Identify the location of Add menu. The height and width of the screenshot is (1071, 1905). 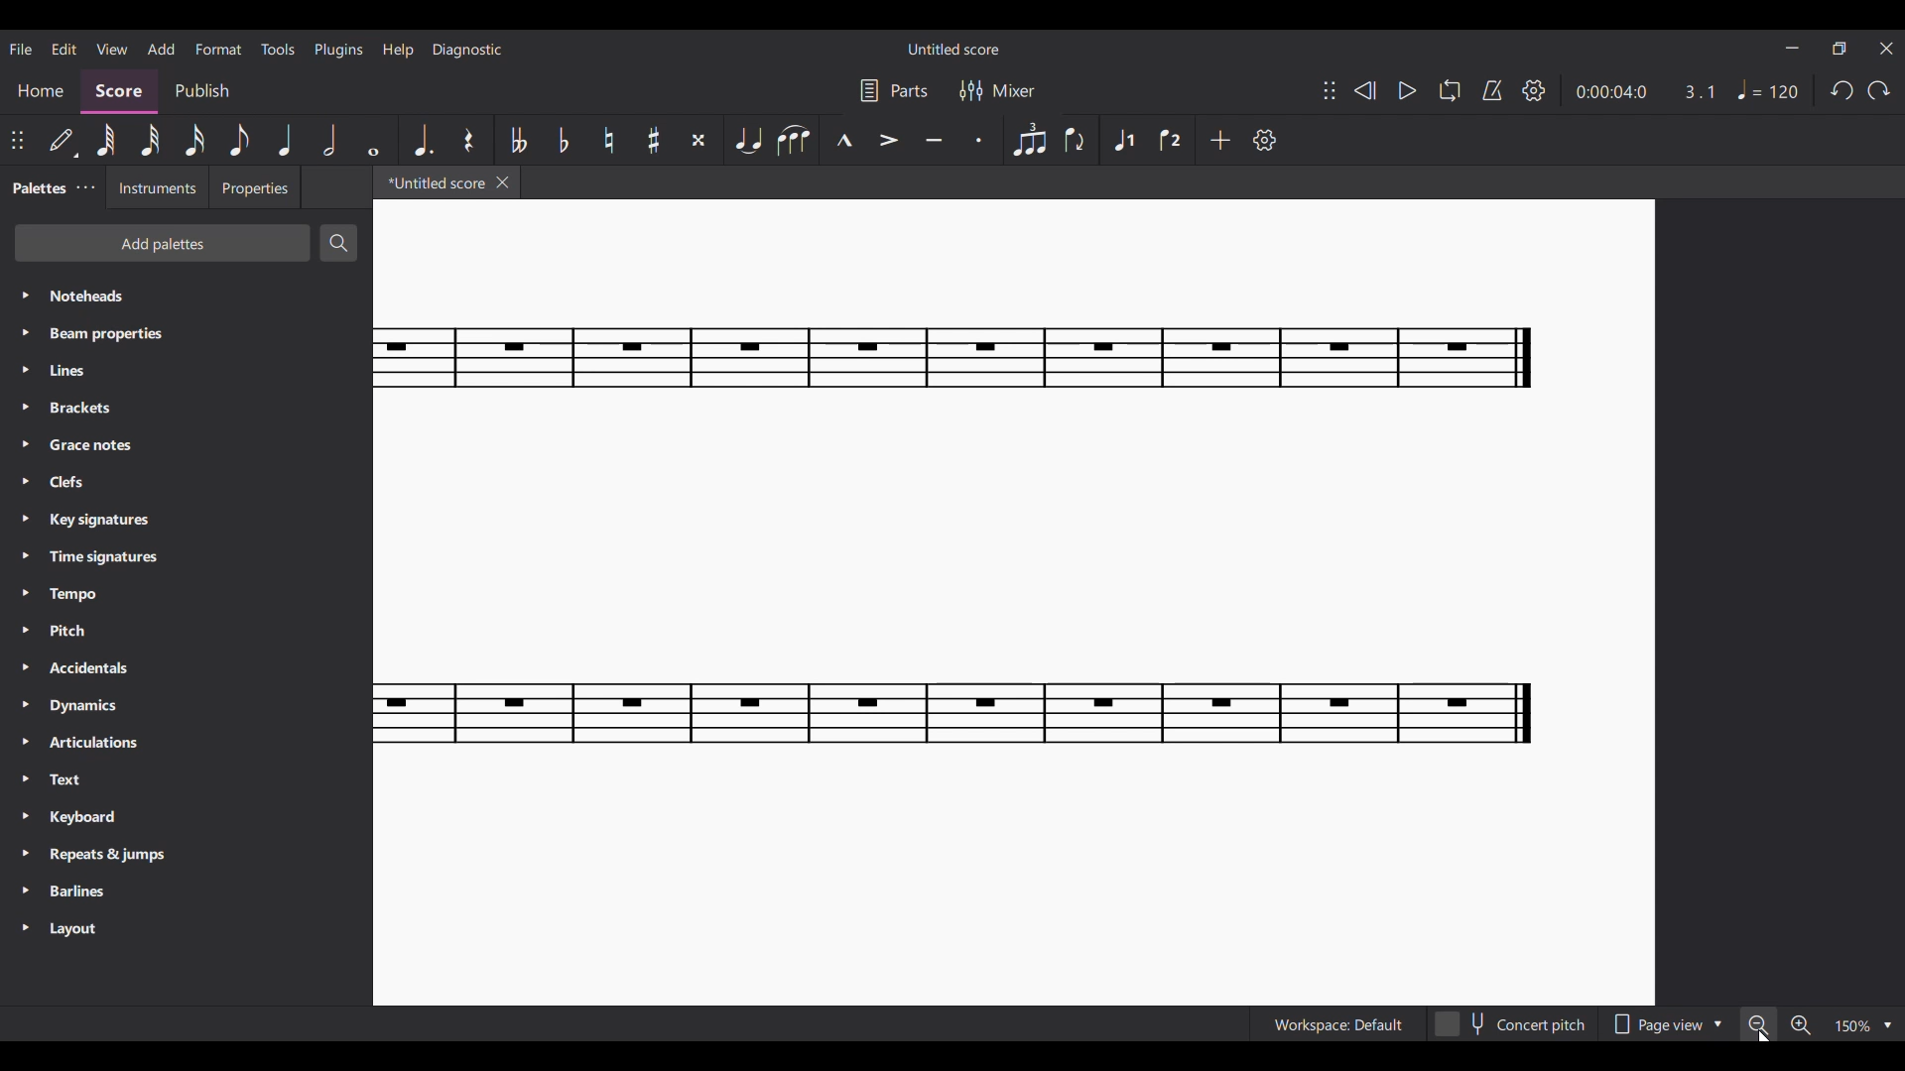
(161, 49).